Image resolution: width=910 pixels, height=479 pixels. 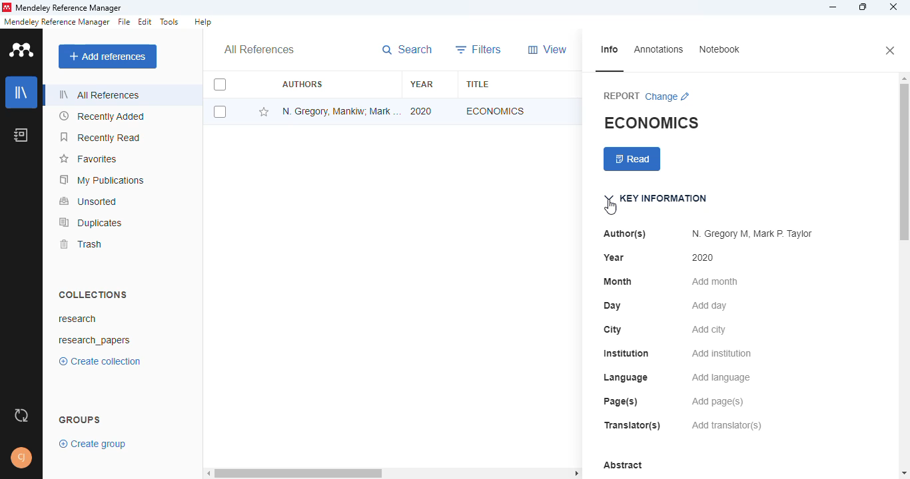 I want to click on sync, so click(x=21, y=414).